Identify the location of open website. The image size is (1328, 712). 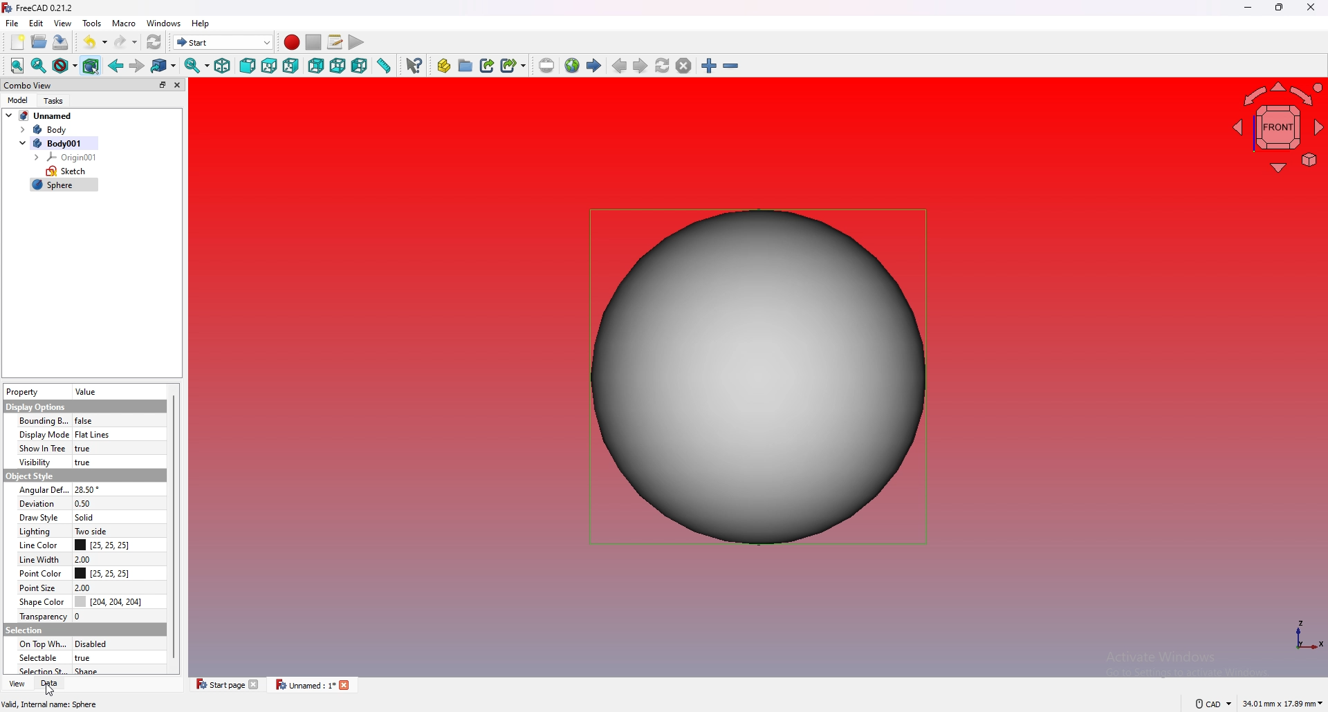
(572, 66).